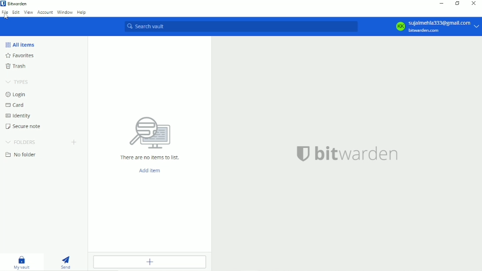 This screenshot has width=482, height=271. I want to click on Folders, so click(22, 143).